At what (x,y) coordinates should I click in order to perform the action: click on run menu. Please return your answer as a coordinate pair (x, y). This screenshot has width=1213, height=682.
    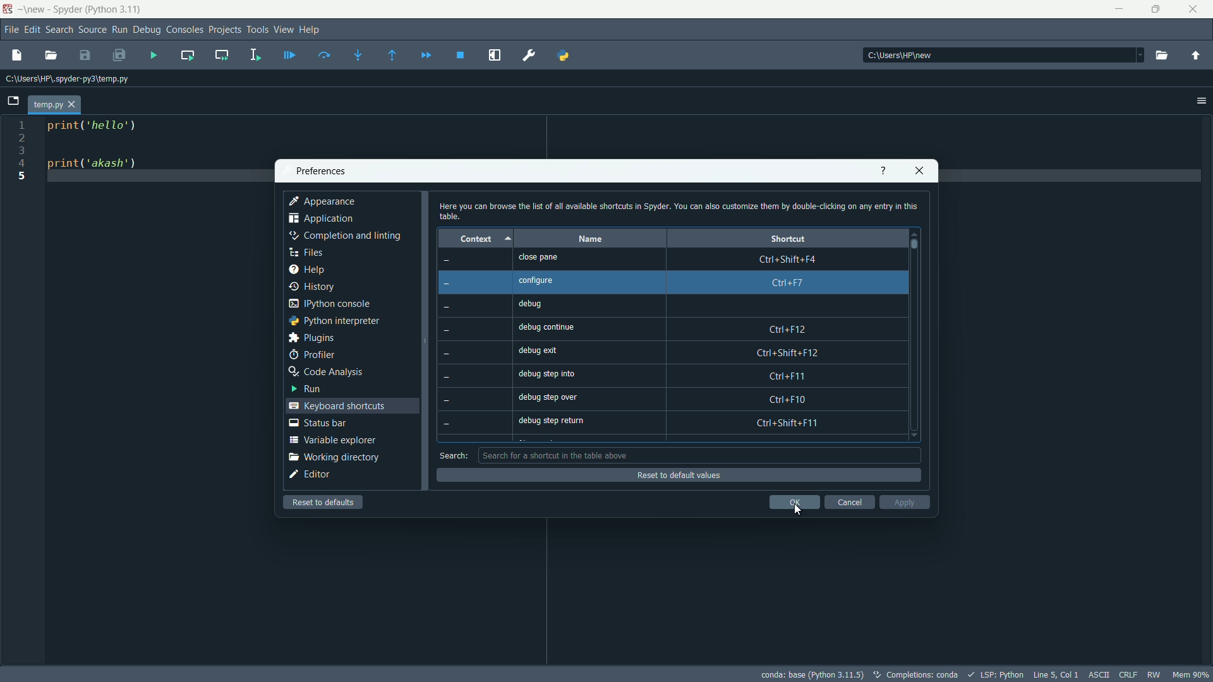
    Looking at the image, I should click on (119, 30).